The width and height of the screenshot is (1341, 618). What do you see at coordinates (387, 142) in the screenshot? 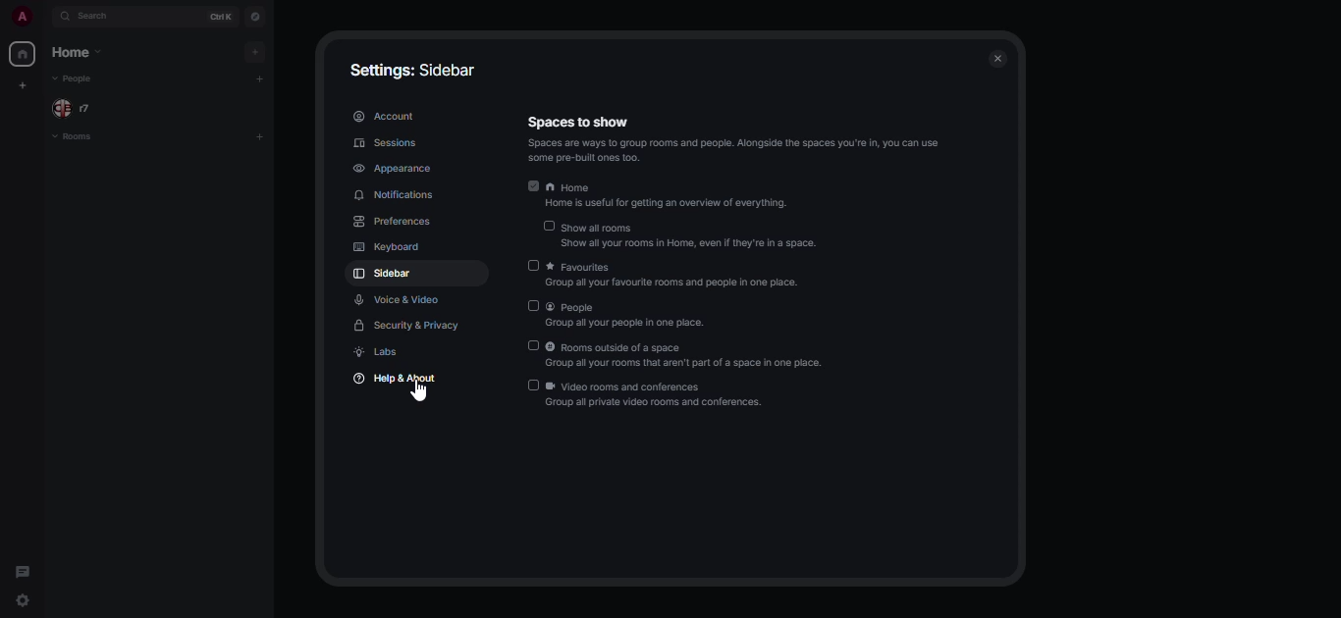
I see `sessions` at bounding box center [387, 142].